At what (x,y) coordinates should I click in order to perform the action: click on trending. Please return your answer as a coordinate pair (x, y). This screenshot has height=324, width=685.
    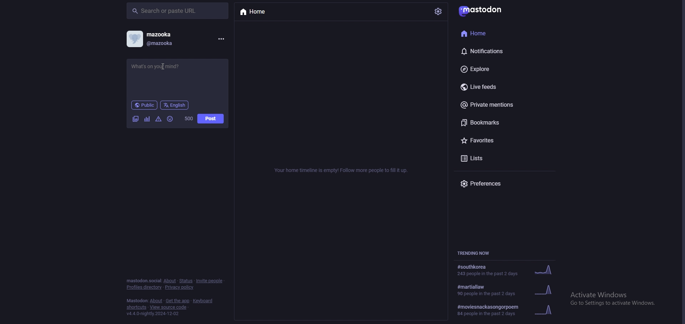
    Looking at the image, I should click on (512, 290).